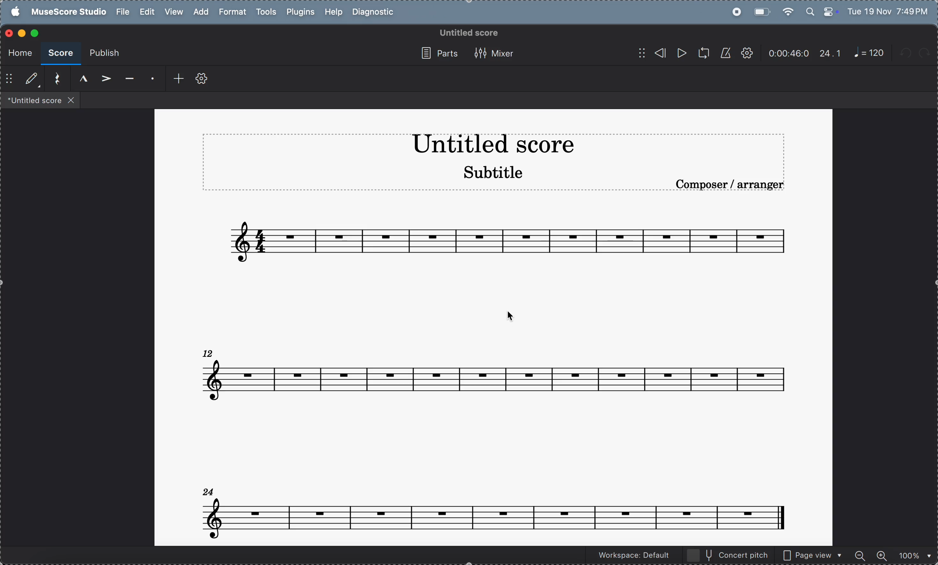 The height and width of the screenshot is (565, 938). What do you see at coordinates (701, 53) in the screenshot?
I see `loopback` at bounding box center [701, 53].